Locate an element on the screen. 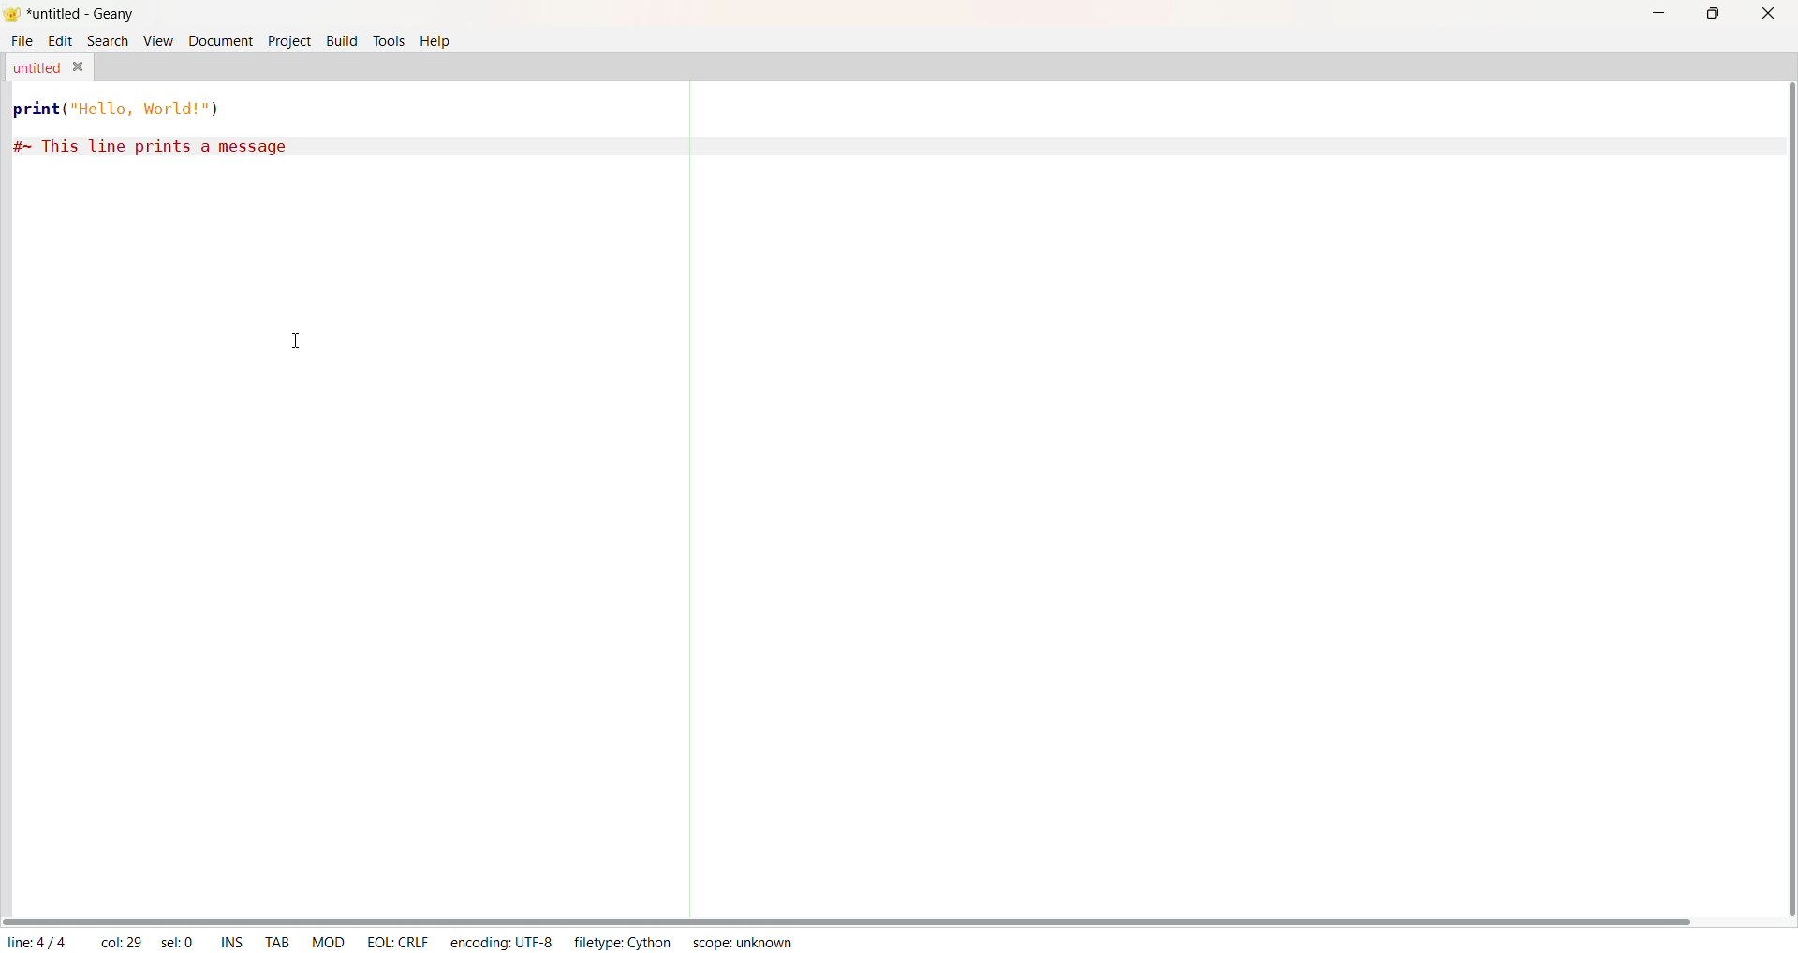 The width and height of the screenshot is (1798, 953). Build is located at coordinates (338, 39).